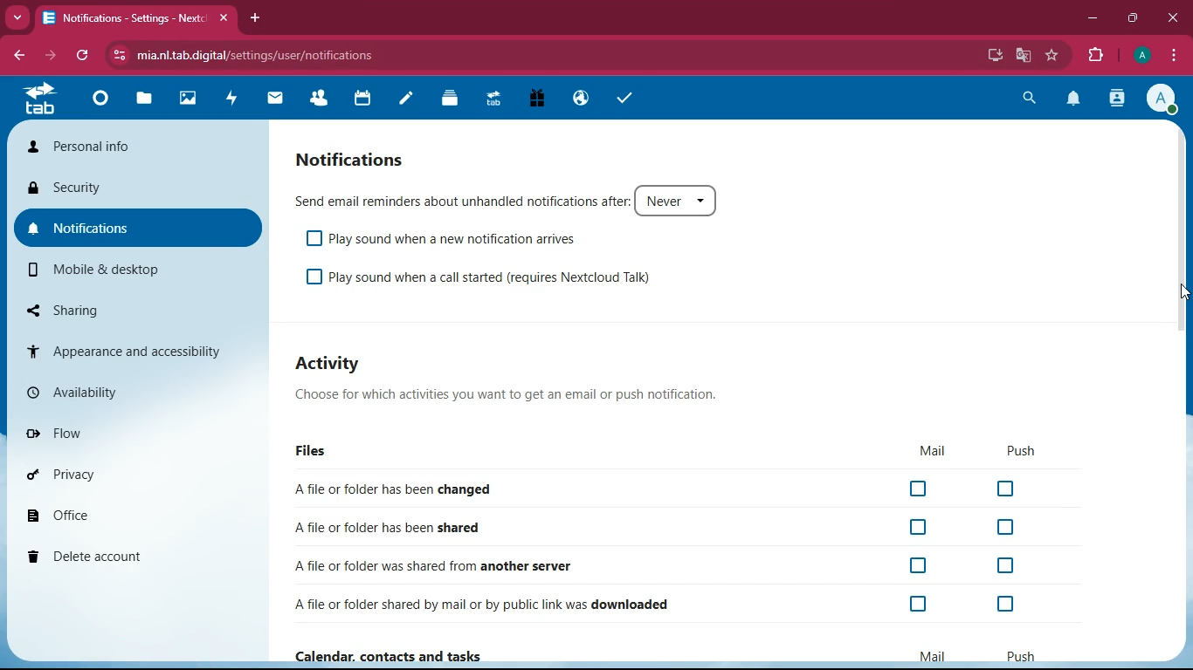 This screenshot has width=1193, height=670. Describe the element at coordinates (227, 18) in the screenshot. I see `close` at that location.